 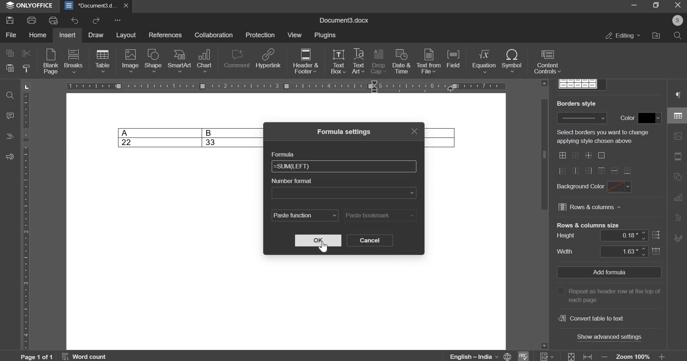 I want to click on Select borders you want to change
applying style chosen above, so click(x=604, y=137).